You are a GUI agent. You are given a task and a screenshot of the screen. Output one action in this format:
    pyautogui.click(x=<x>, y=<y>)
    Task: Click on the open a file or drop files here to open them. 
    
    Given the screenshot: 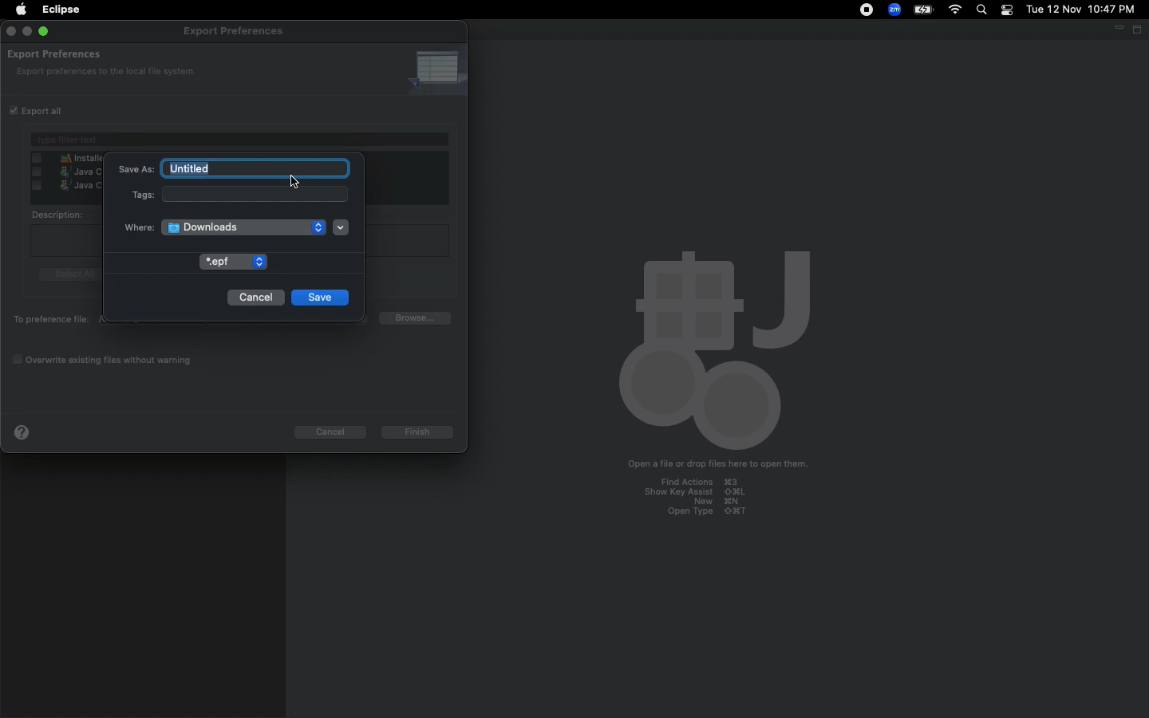 What is the action you would take?
    pyautogui.click(x=712, y=465)
    